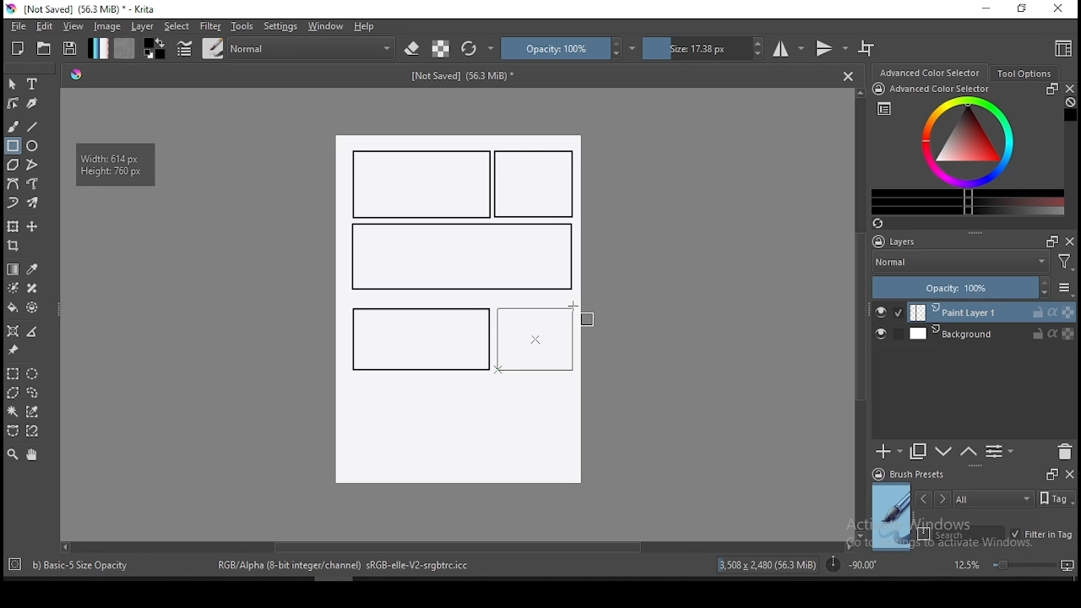 This screenshot has width=1081, height=608. Describe the element at coordinates (992, 312) in the screenshot. I see `layer` at that location.